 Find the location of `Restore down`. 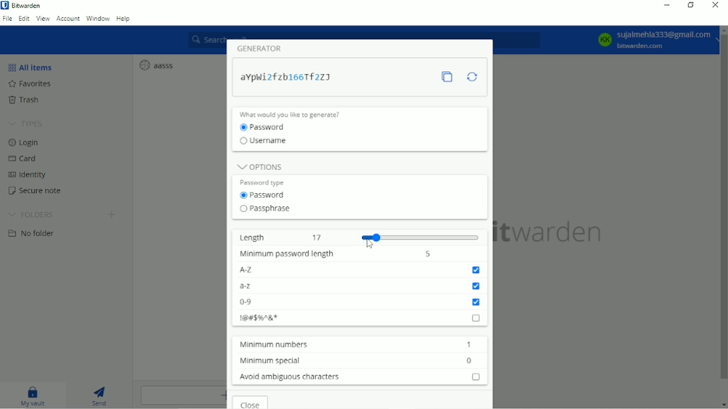

Restore down is located at coordinates (691, 6).